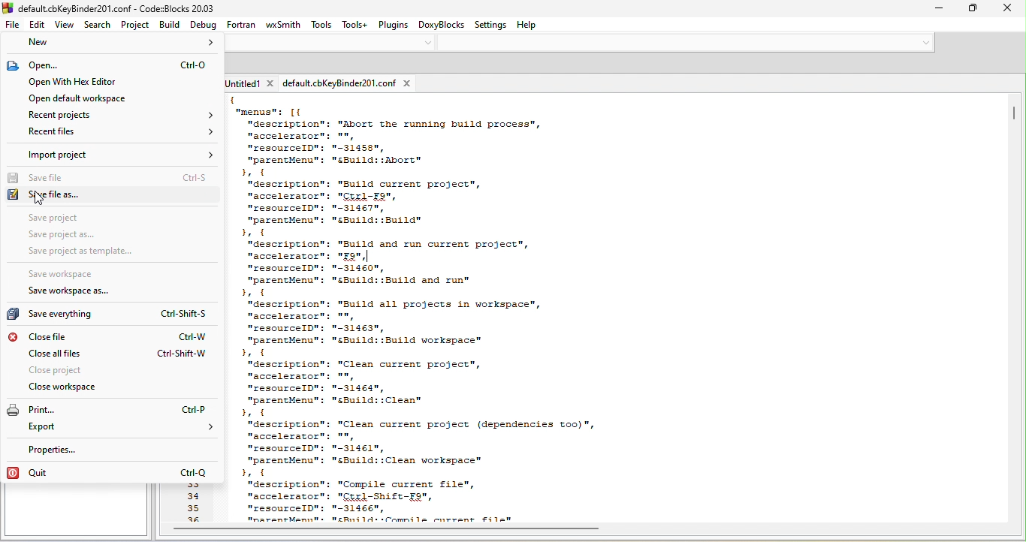 The width and height of the screenshot is (1026, 542). What do you see at coordinates (40, 200) in the screenshot?
I see `cursor movement` at bounding box center [40, 200].